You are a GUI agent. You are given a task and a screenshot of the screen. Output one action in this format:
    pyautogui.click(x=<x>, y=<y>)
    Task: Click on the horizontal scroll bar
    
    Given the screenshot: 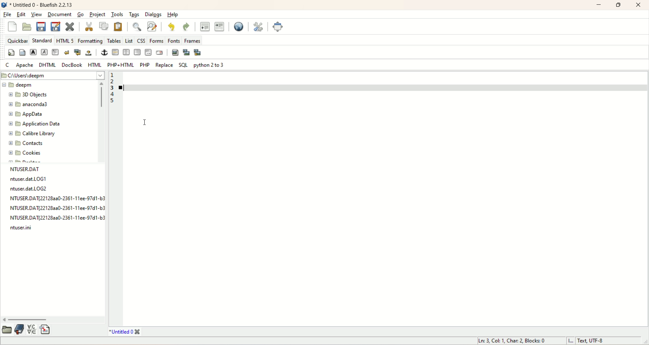 What is the action you would take?
    pyautogui.click(x=54, y=319)
    